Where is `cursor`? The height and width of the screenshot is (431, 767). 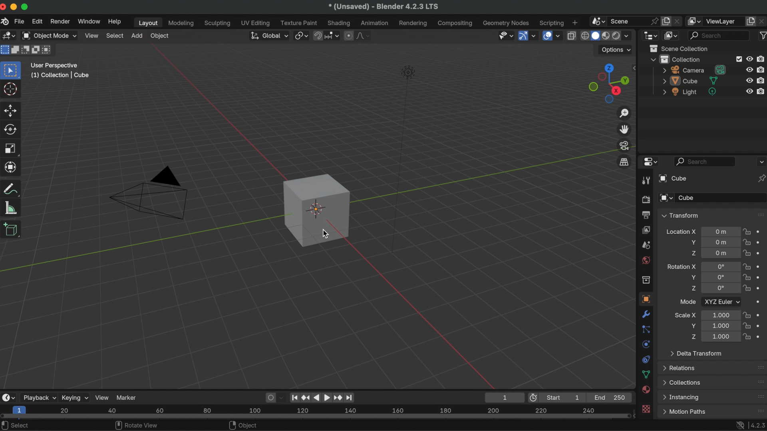 cursor is located at coordinates (11, 90).